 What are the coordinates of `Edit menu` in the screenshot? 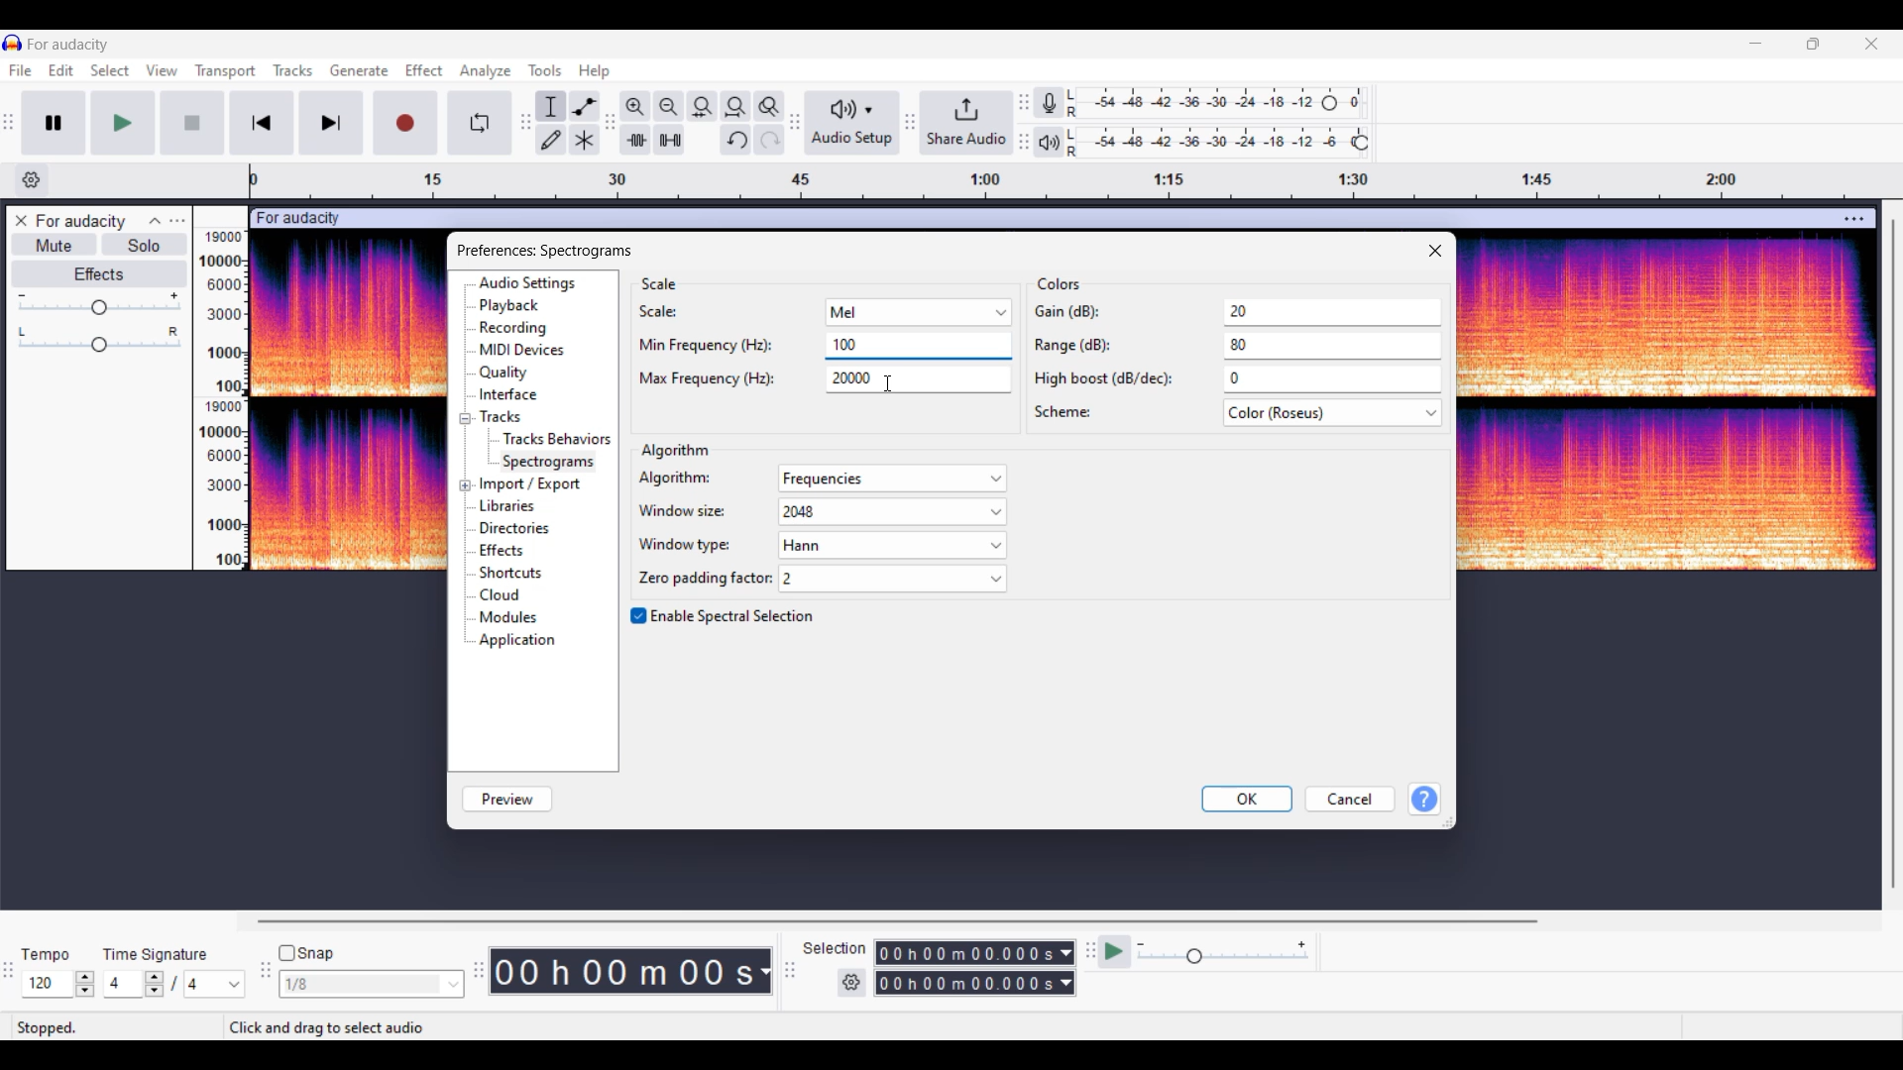 It's located at (60, 70).